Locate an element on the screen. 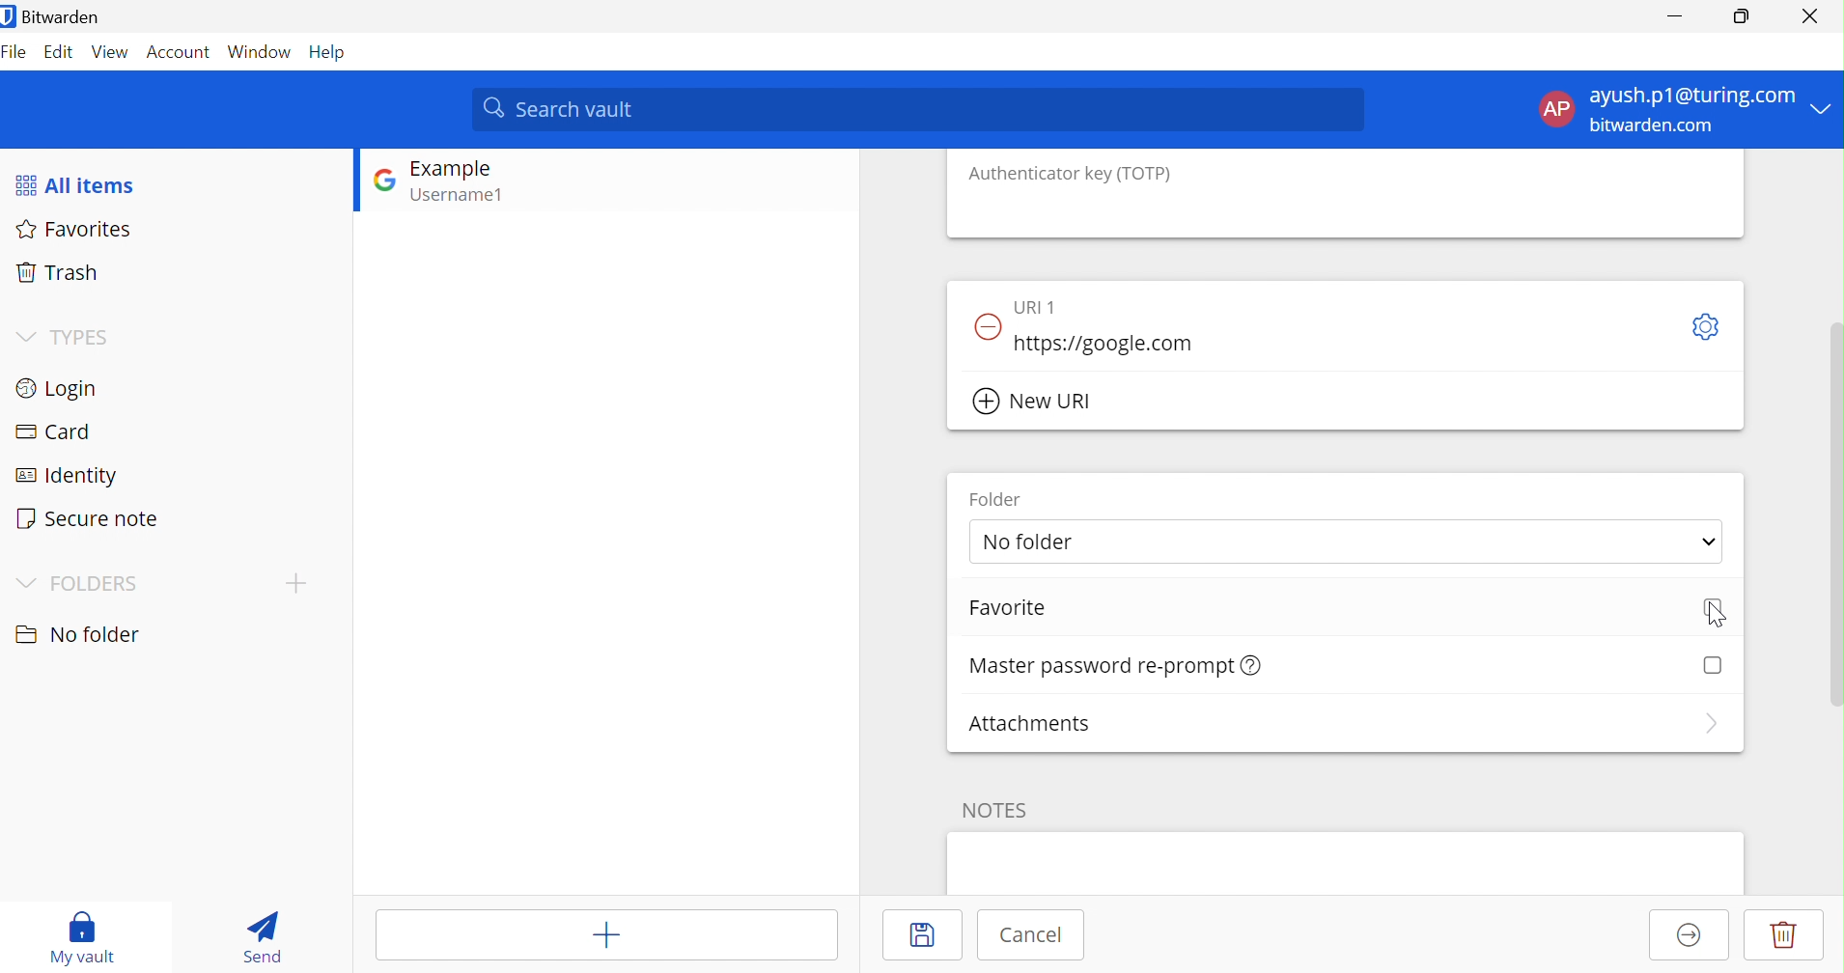 The width and height of the screenshot is (1844, 973). Authenticator key (TOTP) is located at coordinates (1071, 174).